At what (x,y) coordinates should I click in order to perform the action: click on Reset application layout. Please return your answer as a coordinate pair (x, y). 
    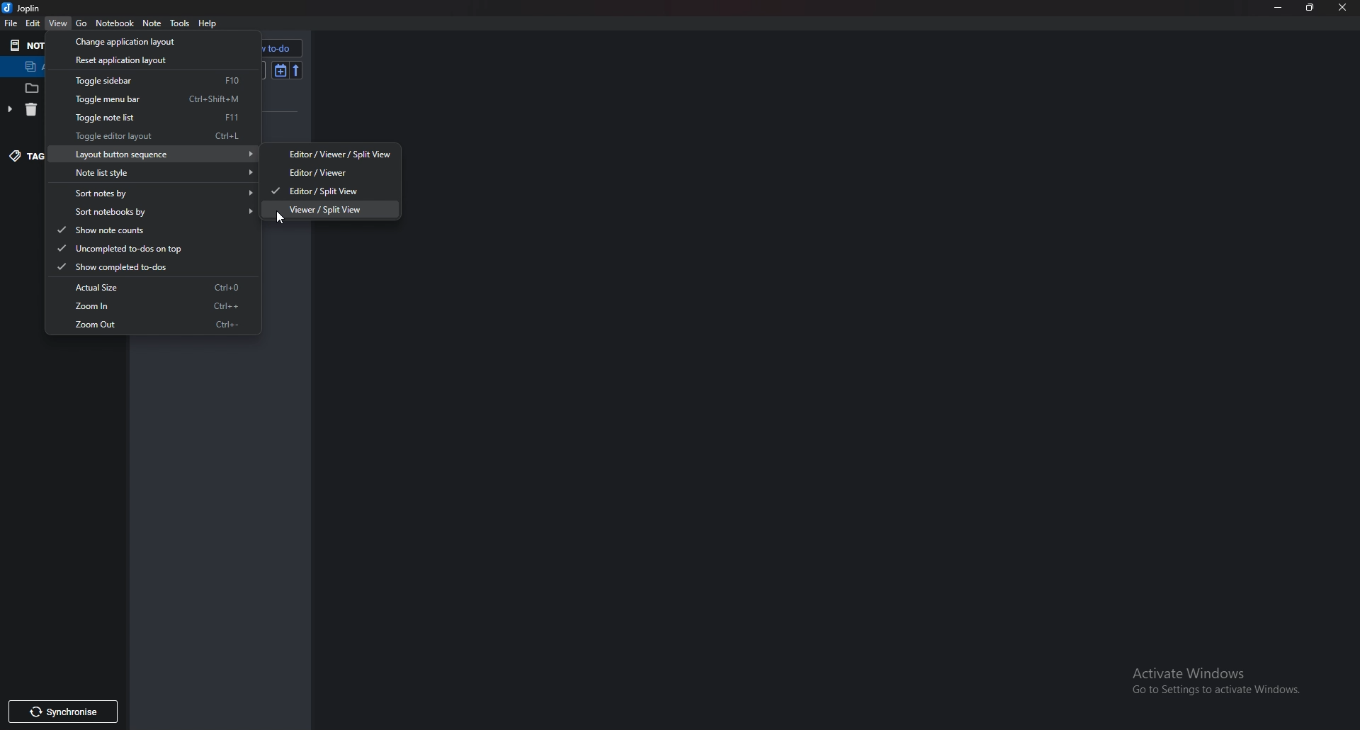
    Looking at the image, I should click on (145, 61).